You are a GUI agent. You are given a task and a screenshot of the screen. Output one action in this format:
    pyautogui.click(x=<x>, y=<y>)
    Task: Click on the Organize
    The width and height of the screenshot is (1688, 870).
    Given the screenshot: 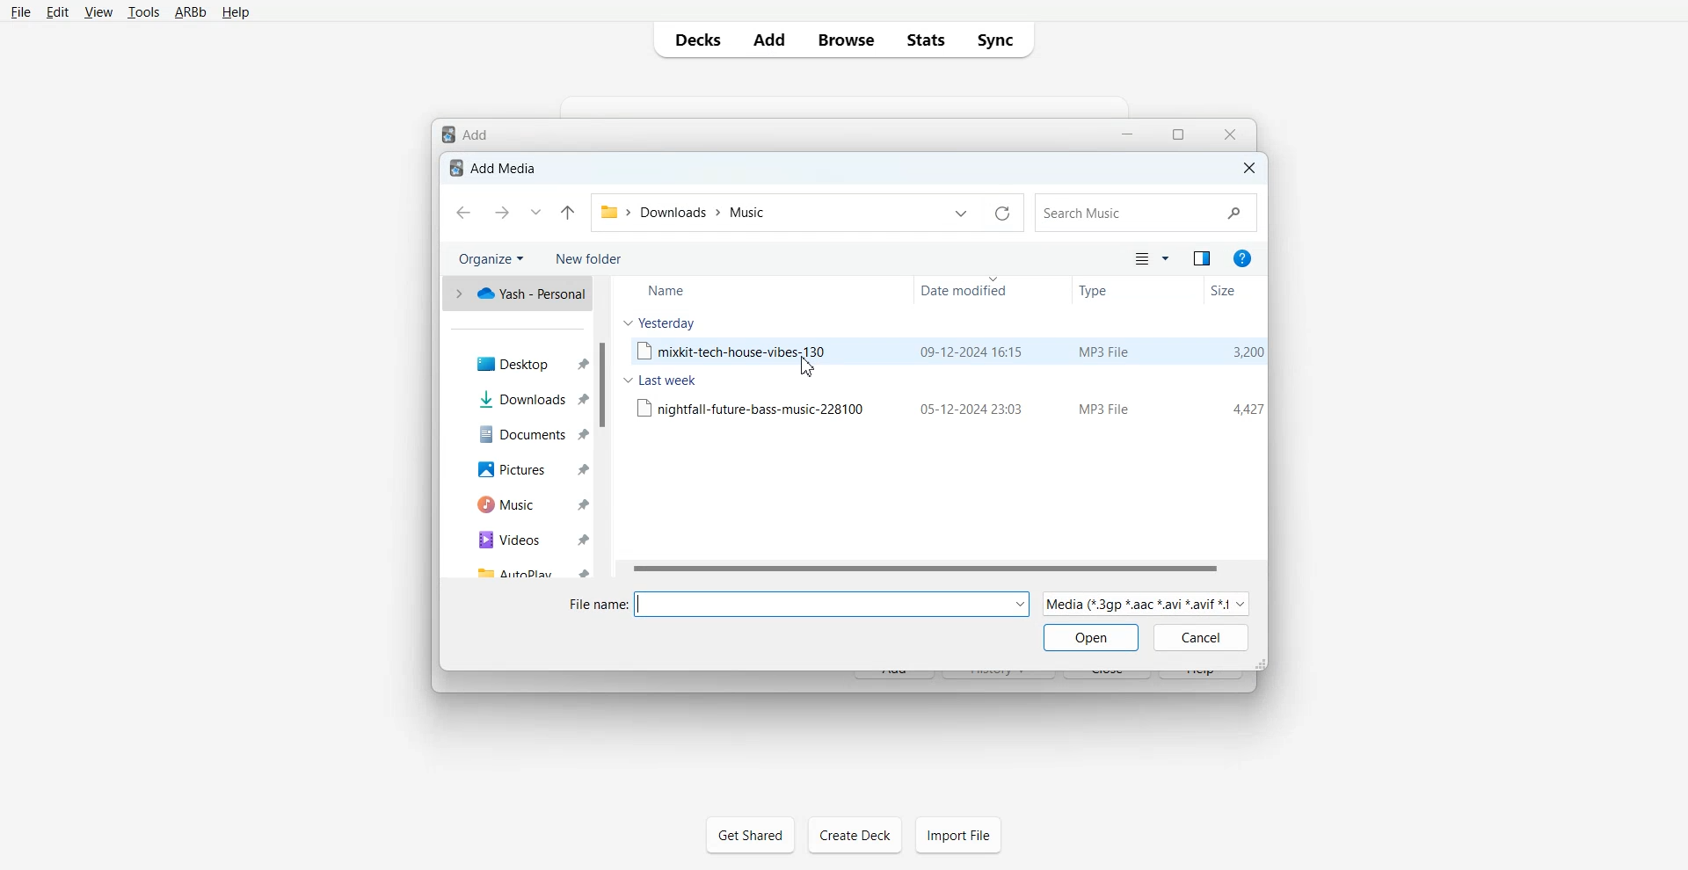 What is the action you would take?
    pyautogui.click(x=492, y=257)
    